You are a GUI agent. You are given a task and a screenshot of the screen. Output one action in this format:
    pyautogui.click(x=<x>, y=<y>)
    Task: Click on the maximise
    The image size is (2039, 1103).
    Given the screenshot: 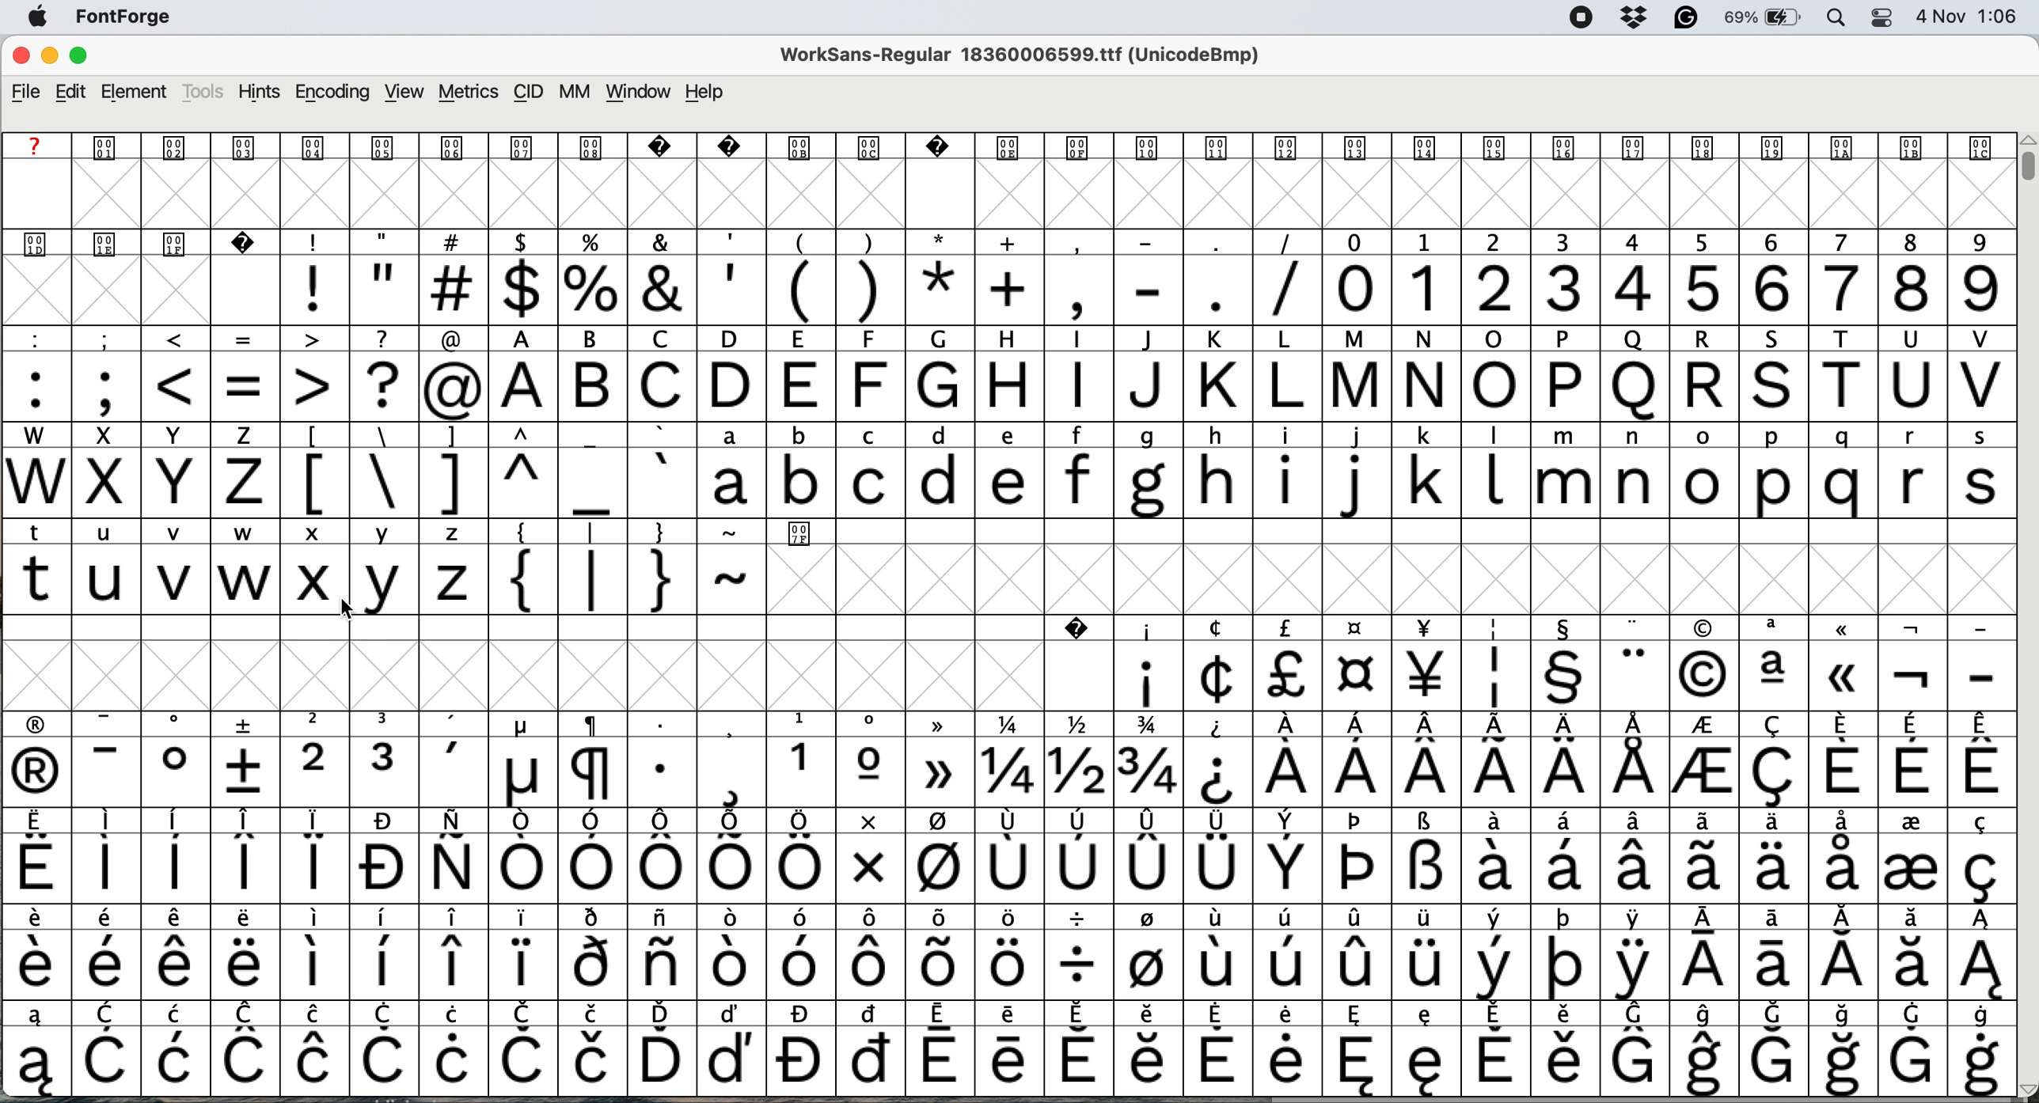 What is the action you would take?
    pyautogui.click(x=88, y=59)
    